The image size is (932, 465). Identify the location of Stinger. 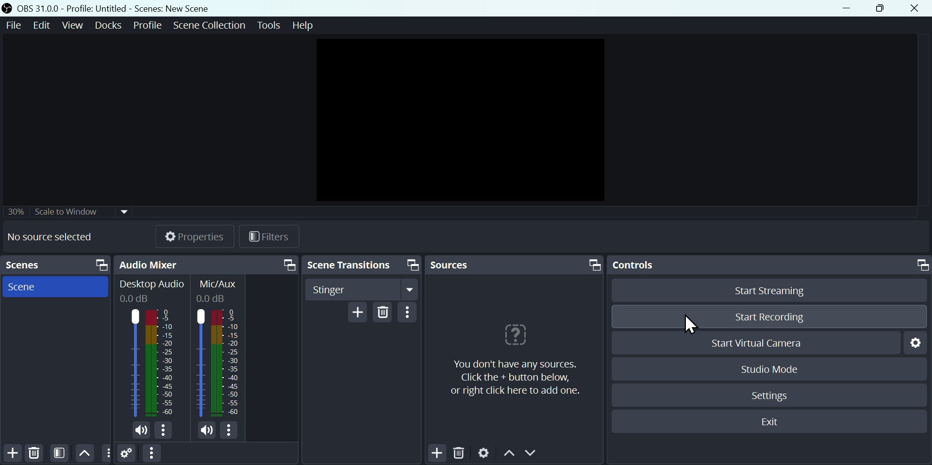
(362, 289).